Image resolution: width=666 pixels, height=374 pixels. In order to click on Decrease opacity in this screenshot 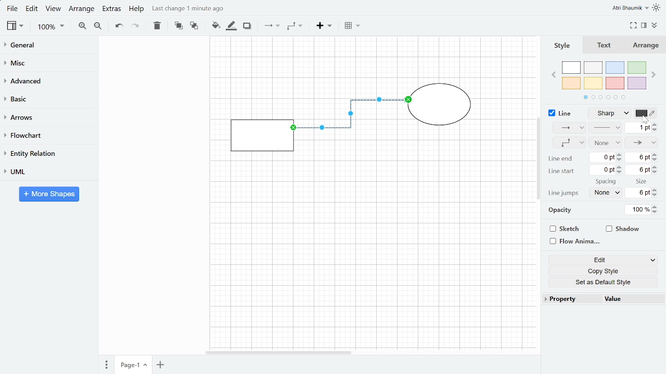, I will do `click(657, 213)`.